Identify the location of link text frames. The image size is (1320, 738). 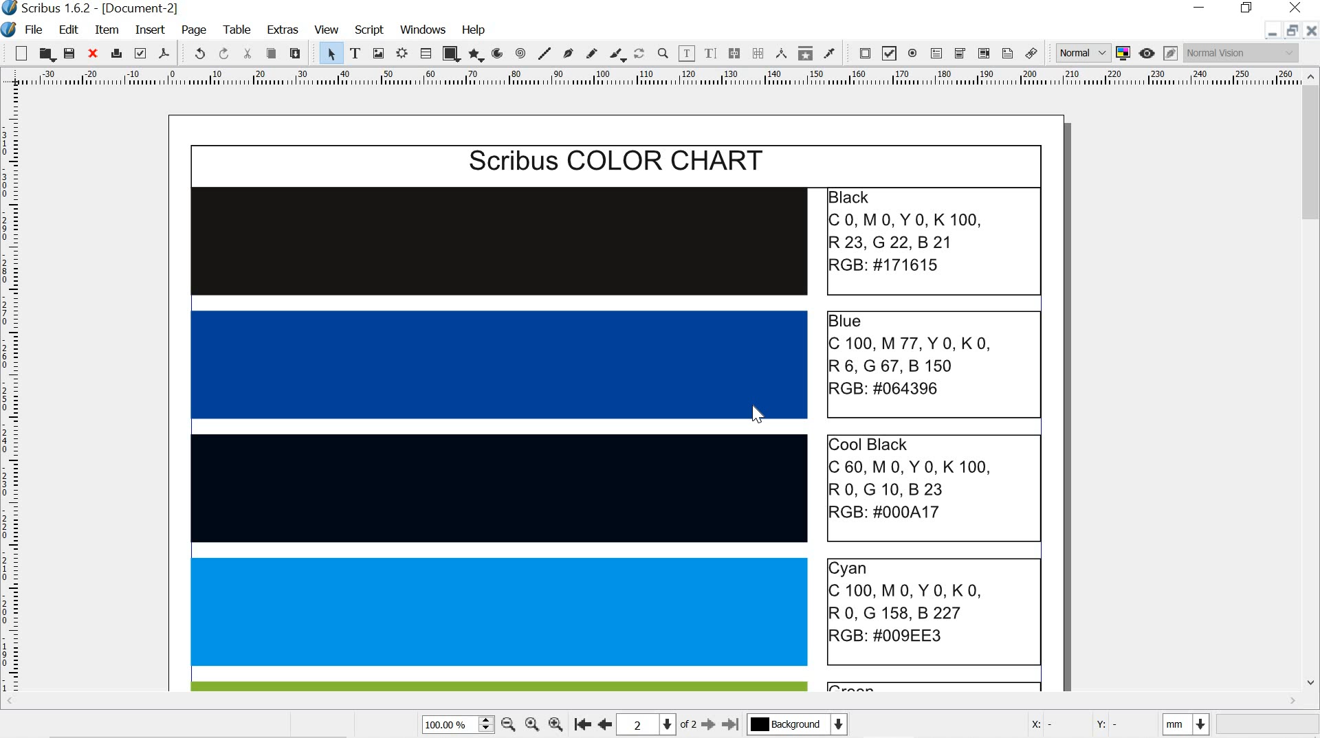
(734, 52).